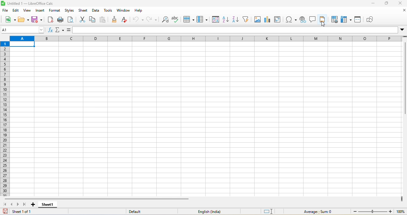 This screenshot has height=215, width=407. Describe the element at coordinates (334, 19) in the screenshot. I see `print area` at that location.